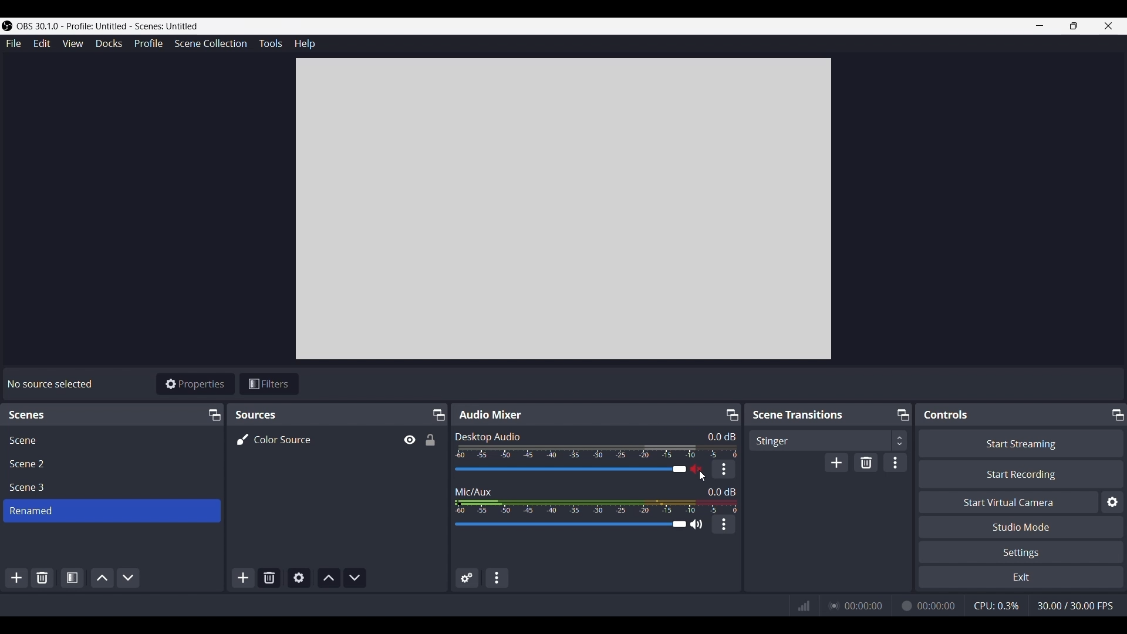  Describe the element at coordinates (569, 470) in the screenshot. I see `Increase/Decrease desktop audio volume` at that location.